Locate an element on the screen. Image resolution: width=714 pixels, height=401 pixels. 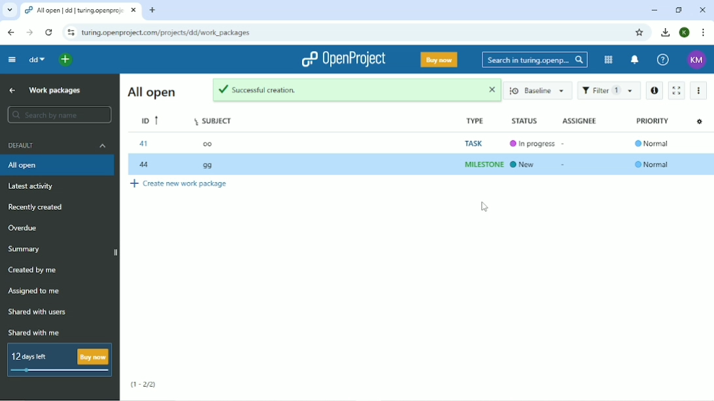
44 is located at coordinates (145, 166).